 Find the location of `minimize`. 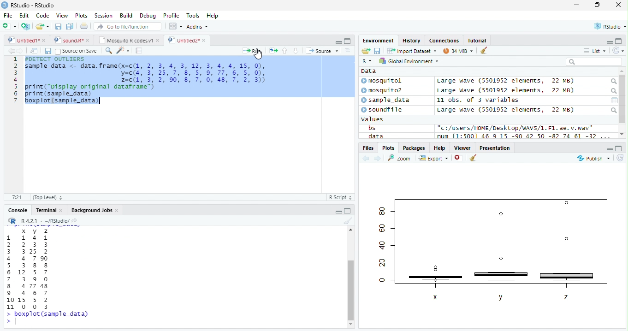

minimize is located at coordinates (610, 149).